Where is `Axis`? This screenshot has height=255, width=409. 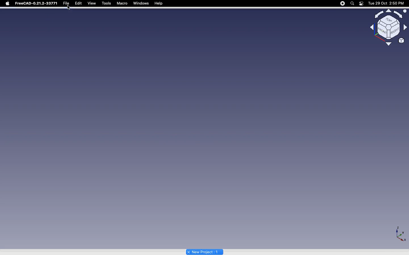
Axis is located at coordinates (401, 234).